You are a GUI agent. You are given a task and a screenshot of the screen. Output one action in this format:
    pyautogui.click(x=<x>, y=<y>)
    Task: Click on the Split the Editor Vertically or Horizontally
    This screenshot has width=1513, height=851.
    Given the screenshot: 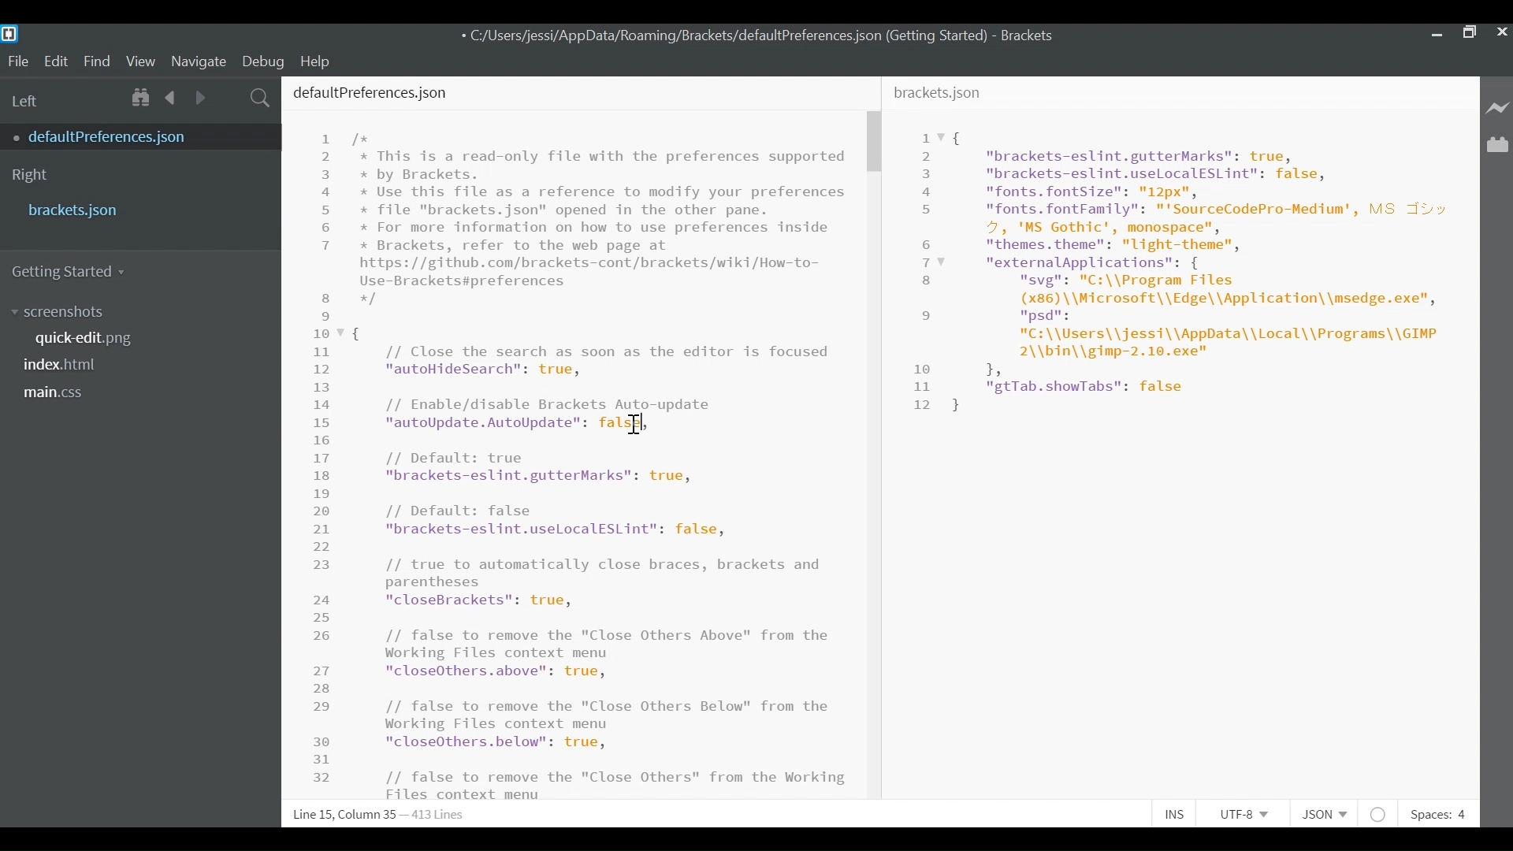 What is the action you would take?
    pyautogui.click(x=229, y=96)
    